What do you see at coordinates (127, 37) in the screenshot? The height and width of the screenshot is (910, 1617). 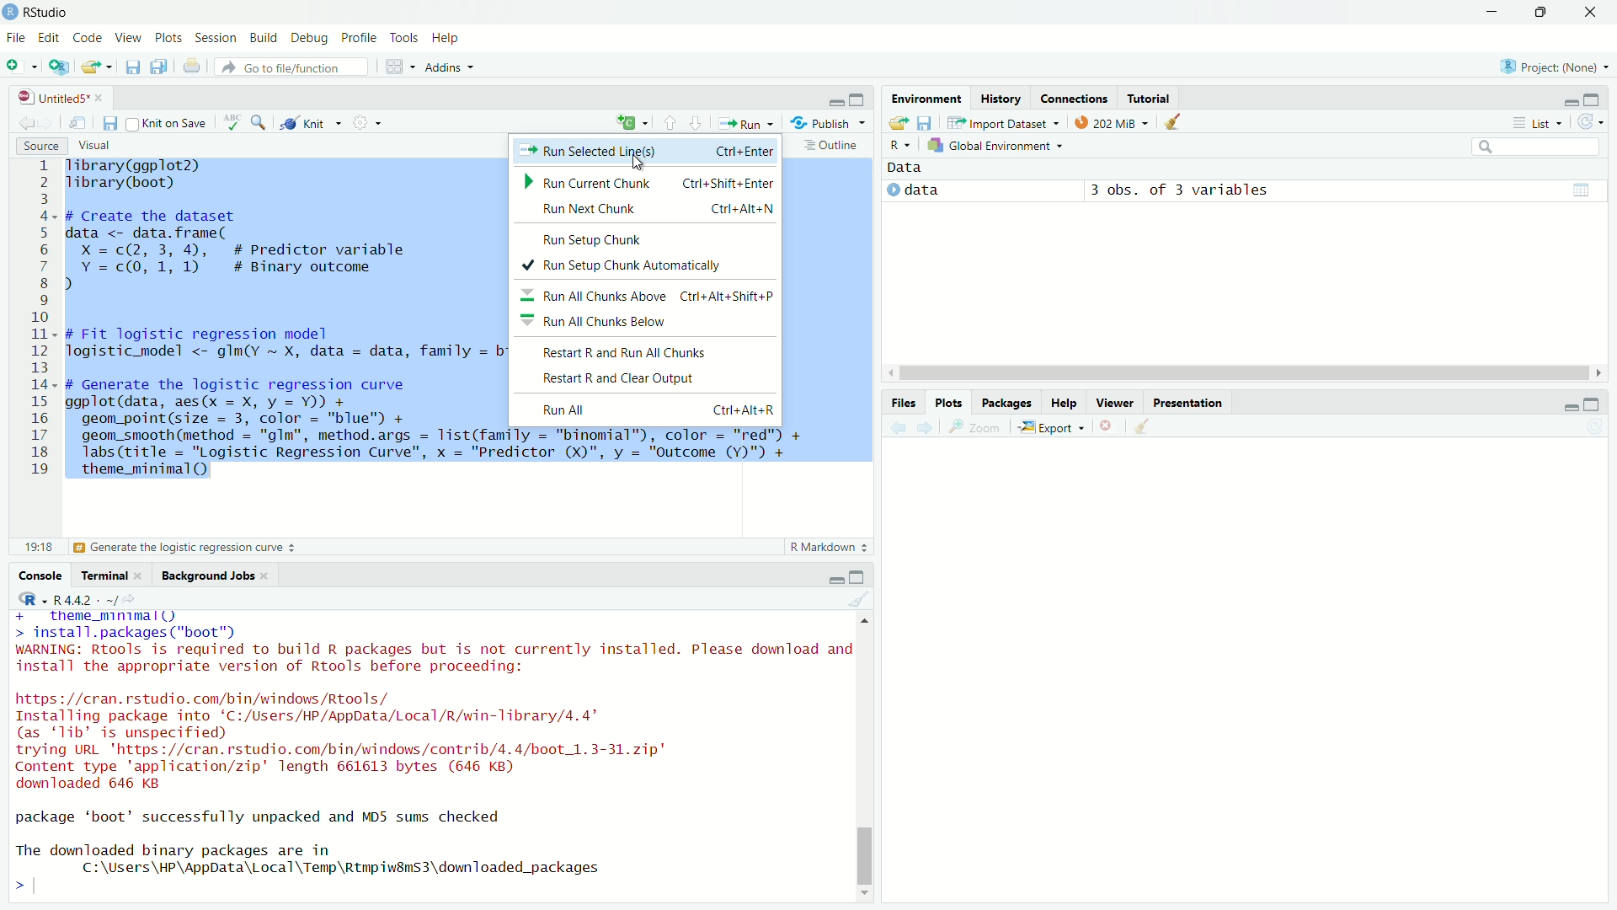 I see `View` at bounding box center [127, 37].